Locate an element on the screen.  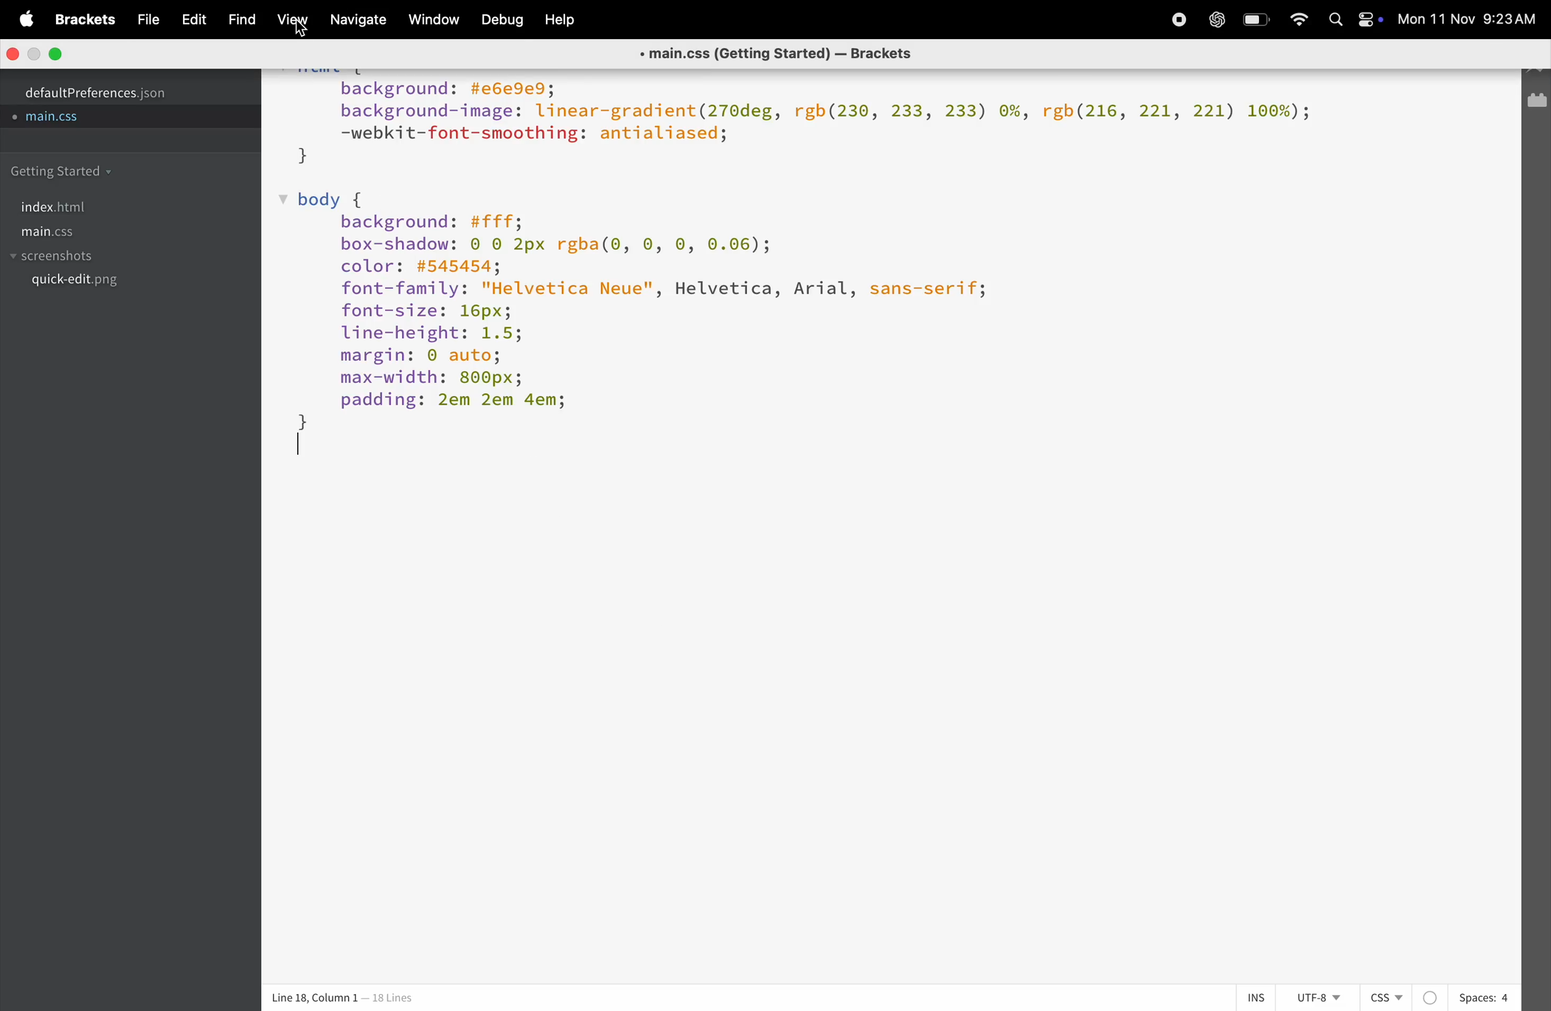
view is located at coordinates (288, 22).